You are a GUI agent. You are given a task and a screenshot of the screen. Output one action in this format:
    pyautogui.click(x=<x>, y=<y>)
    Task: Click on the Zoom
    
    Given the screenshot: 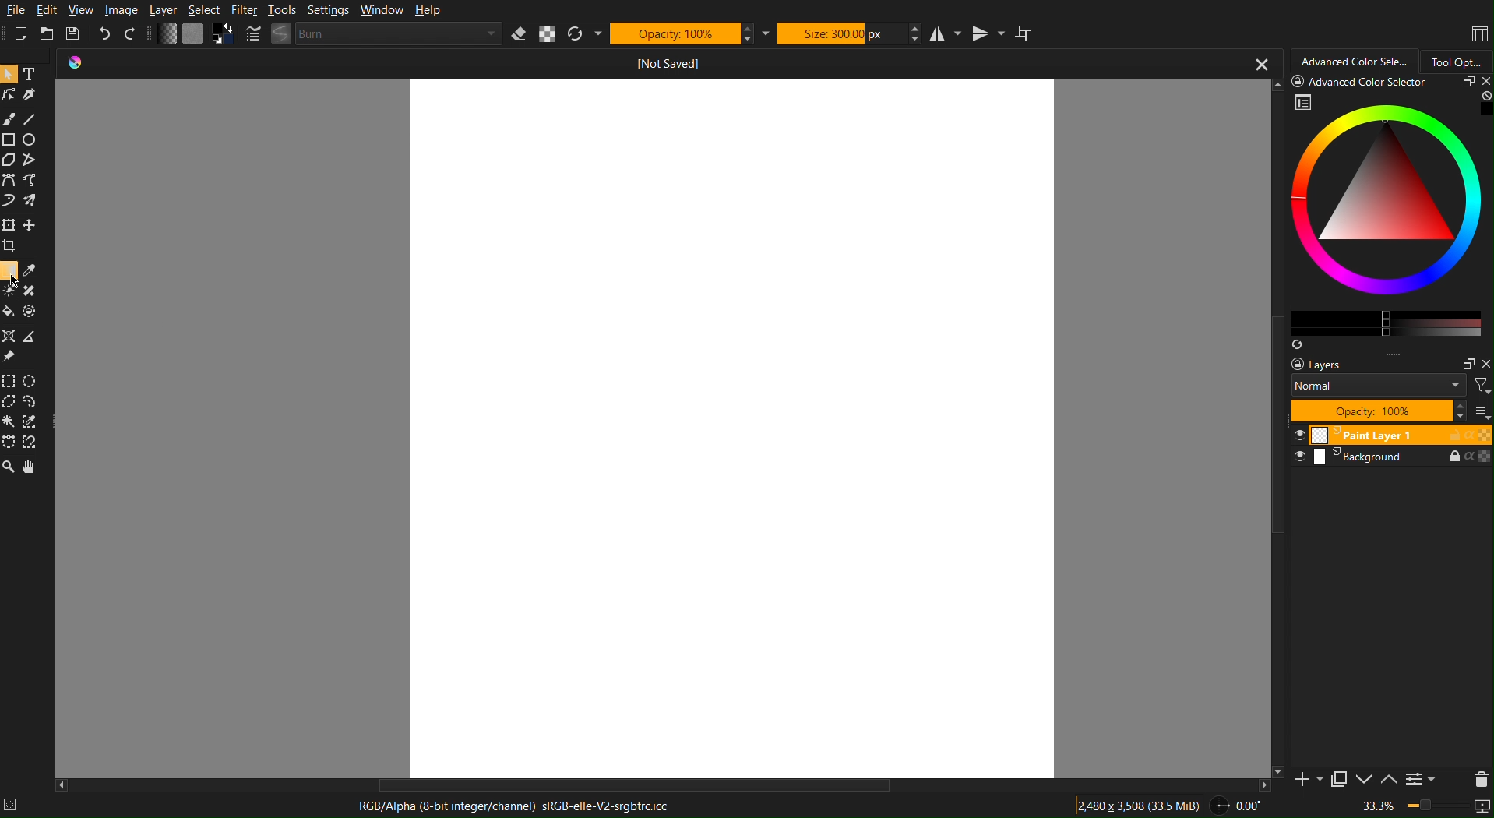 What is the action you would take?
    pyautogui.click(x=9, y=467)
    